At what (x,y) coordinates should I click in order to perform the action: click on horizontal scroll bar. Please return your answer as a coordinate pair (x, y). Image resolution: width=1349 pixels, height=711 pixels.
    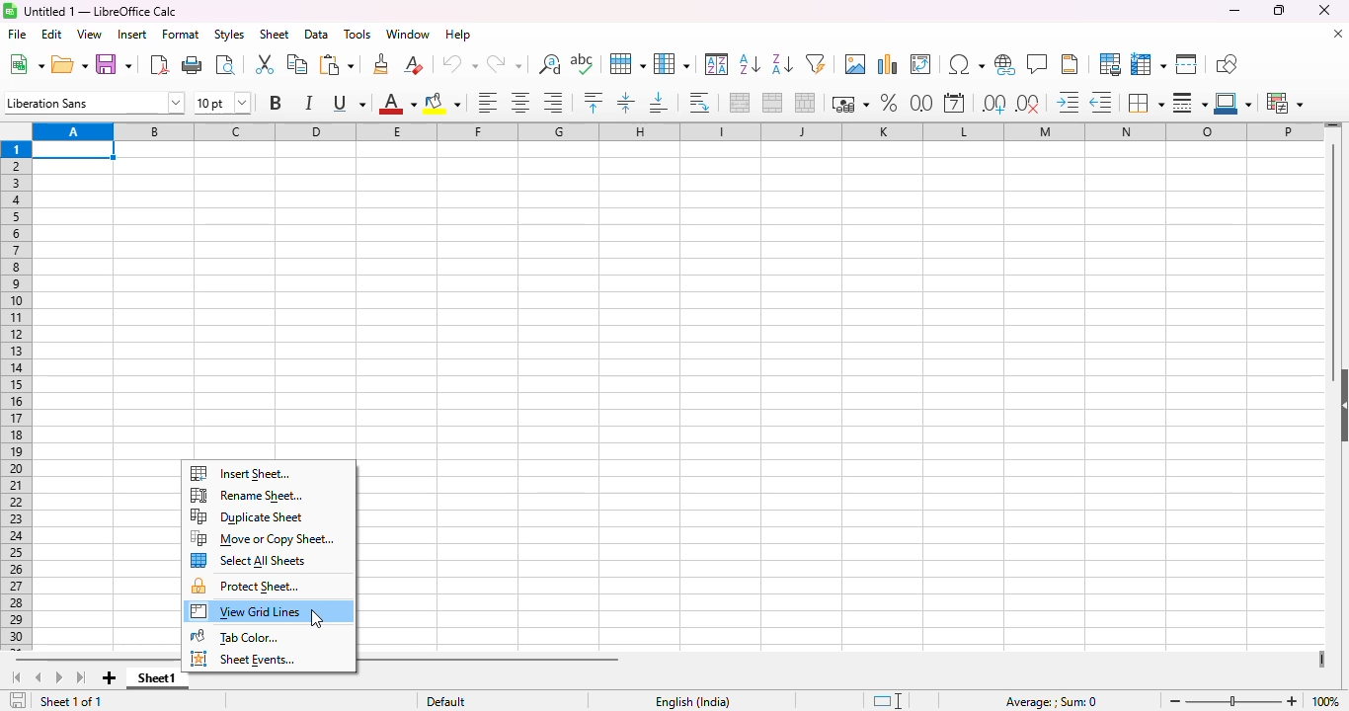
    Looking at the image, I should click on (492, 660).